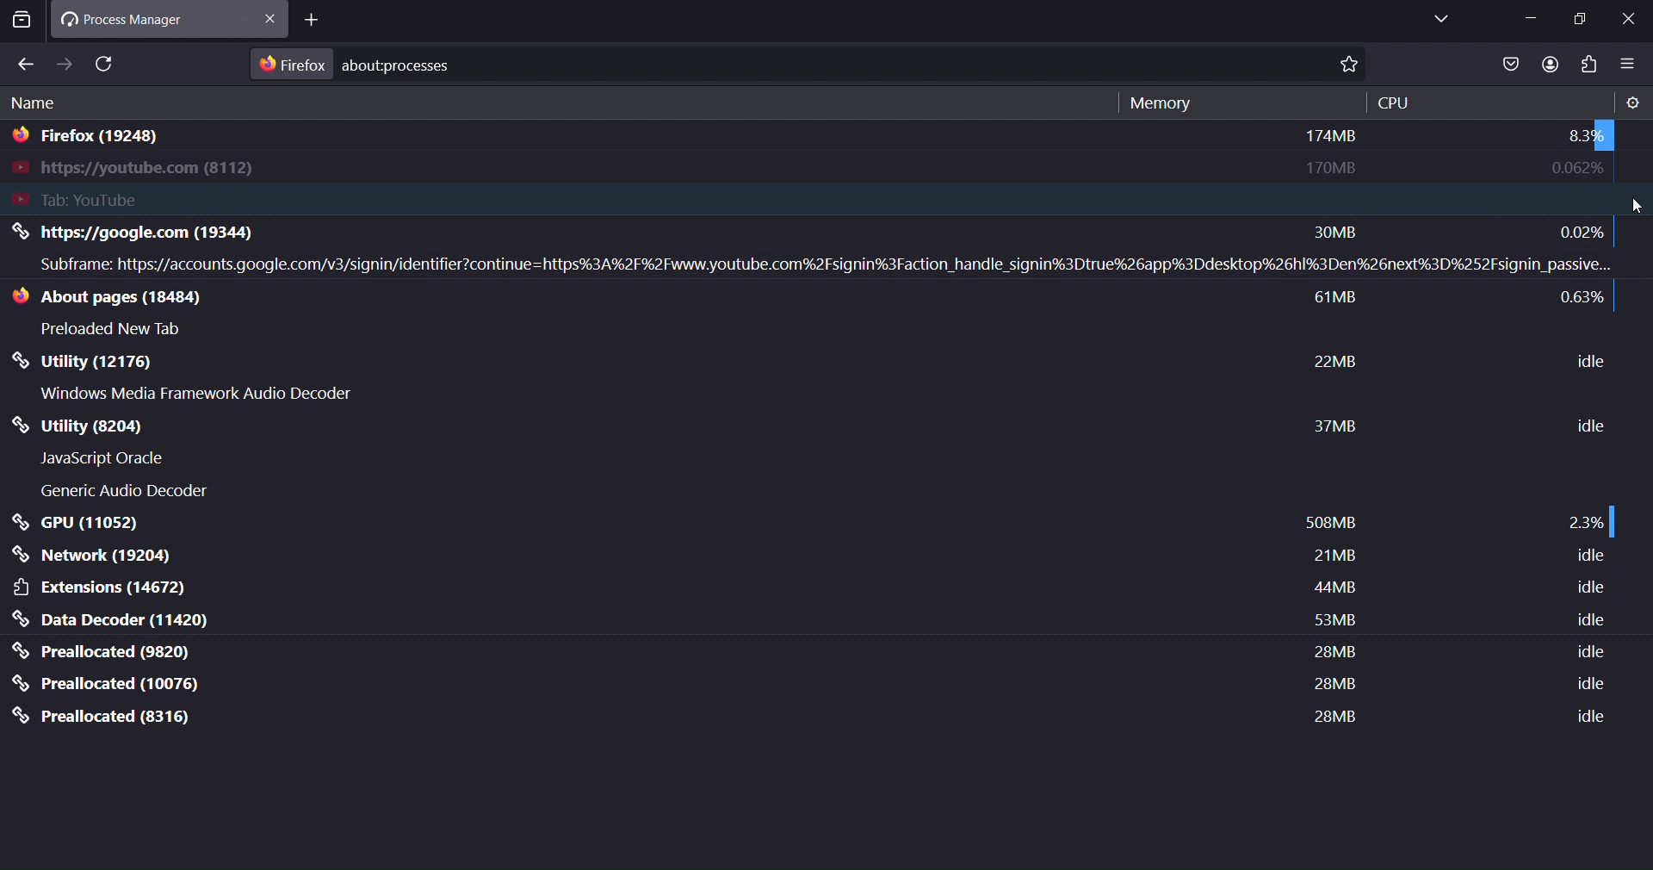 This screenshot has width=1653, height=870. I want to click on JavaScript Oracle, so click(106, 458).